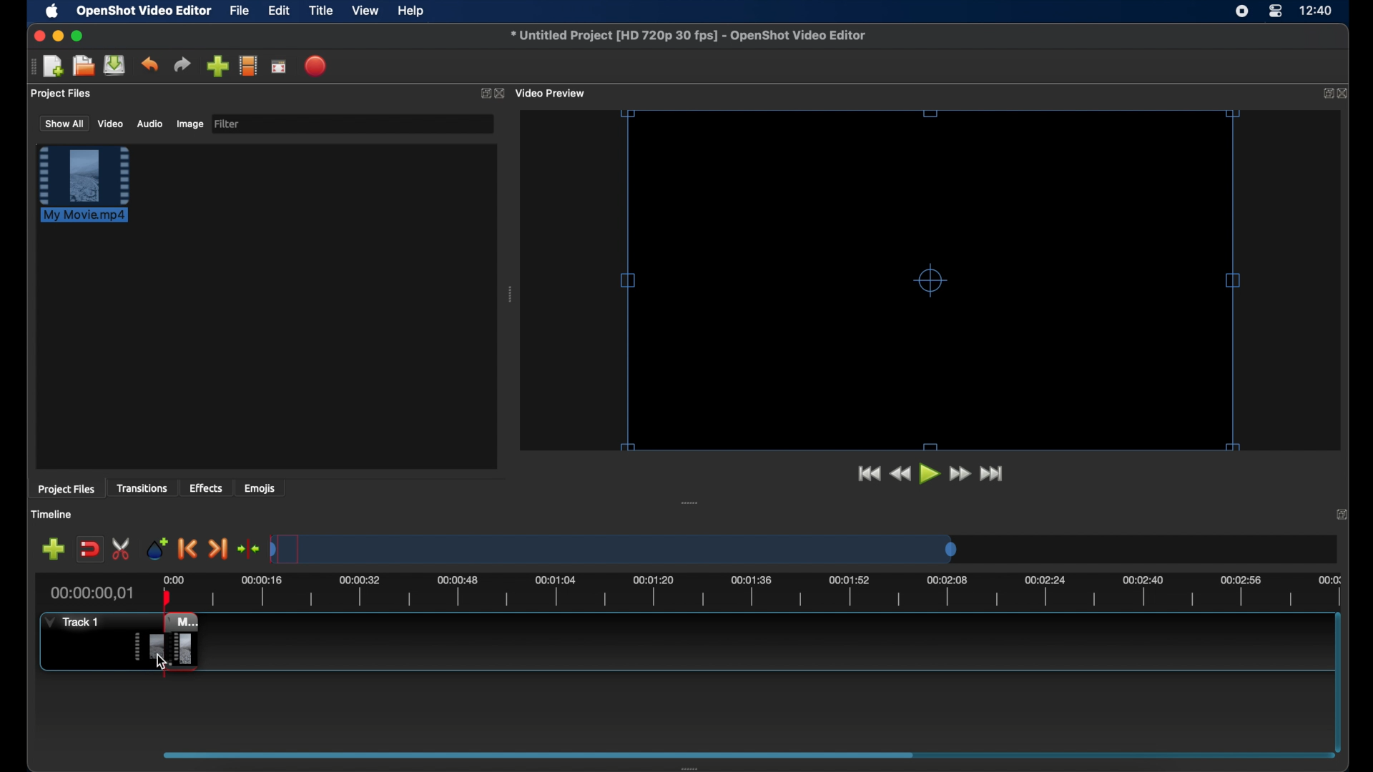 The image size is (1373, 772). Describe the element at coordinates (227, 123) in the screenshot. I see `filter` at that location.